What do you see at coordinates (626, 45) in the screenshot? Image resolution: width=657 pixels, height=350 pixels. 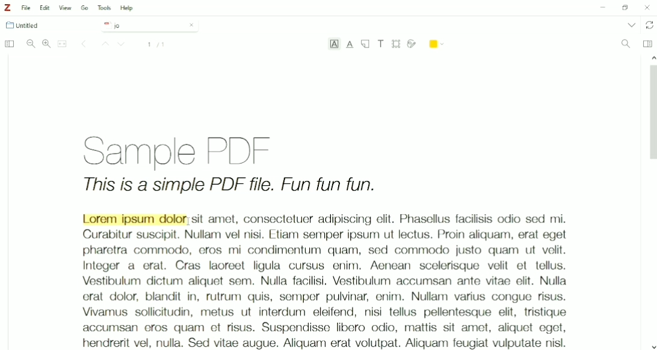 I see `Find In Document` at bounding box center [626, 45].